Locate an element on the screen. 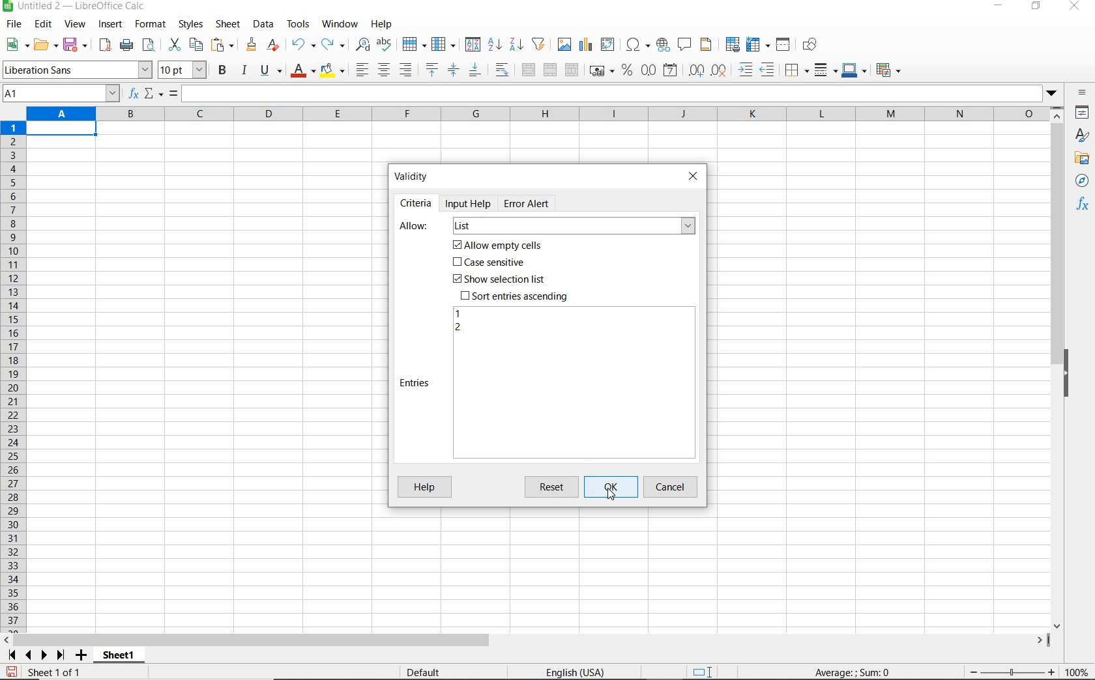  format as percent is located at coordinates (627, 70).